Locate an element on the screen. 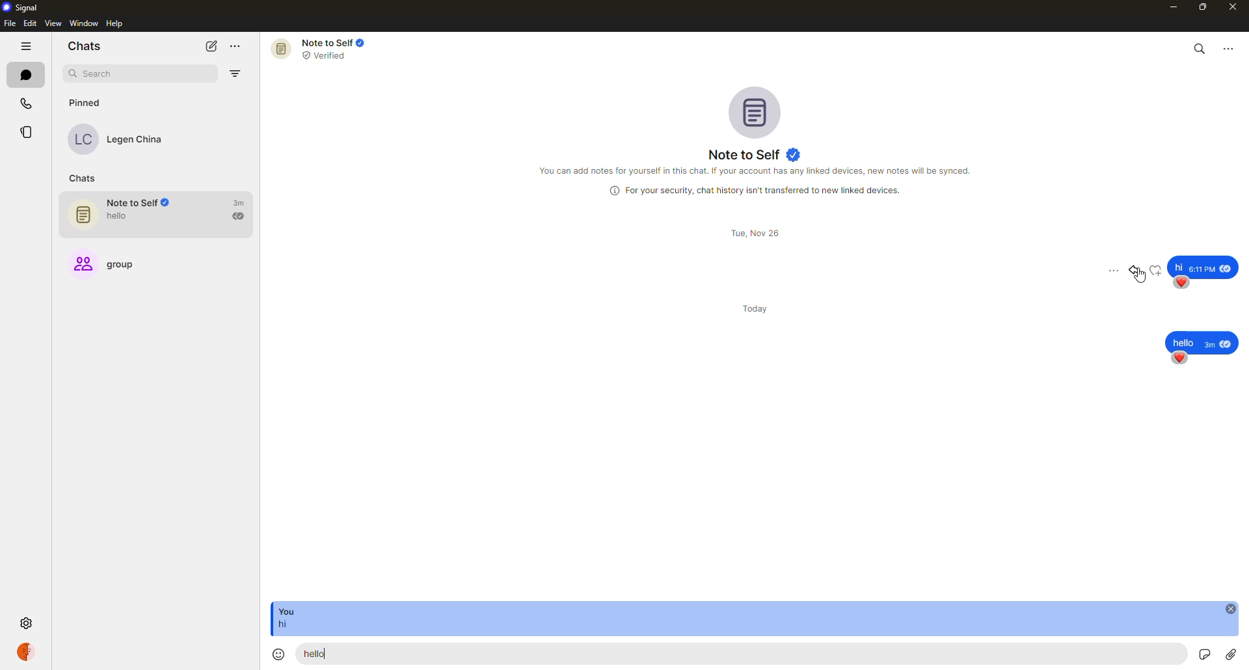 The height and width of the screenshot is (670, 1249). signal is located at coordinates (21, 8).